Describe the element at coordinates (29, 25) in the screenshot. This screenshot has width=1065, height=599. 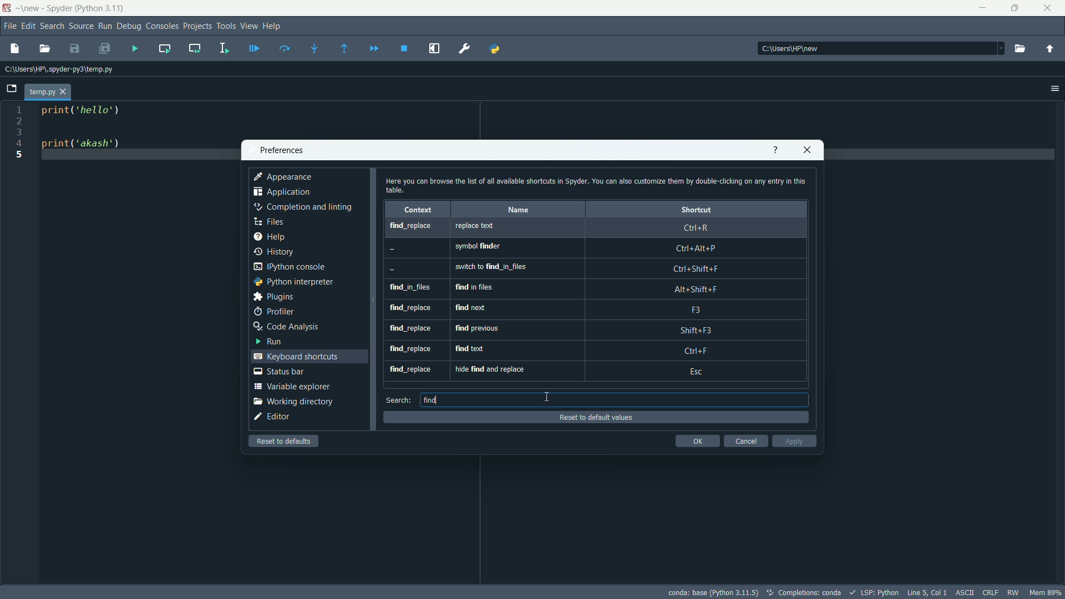
I see `edit menu` at that location.